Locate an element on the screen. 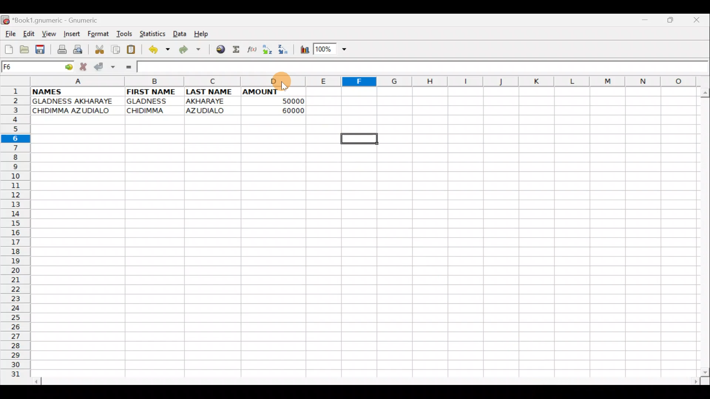  Redo undone action is located at coordinates (188, 50).